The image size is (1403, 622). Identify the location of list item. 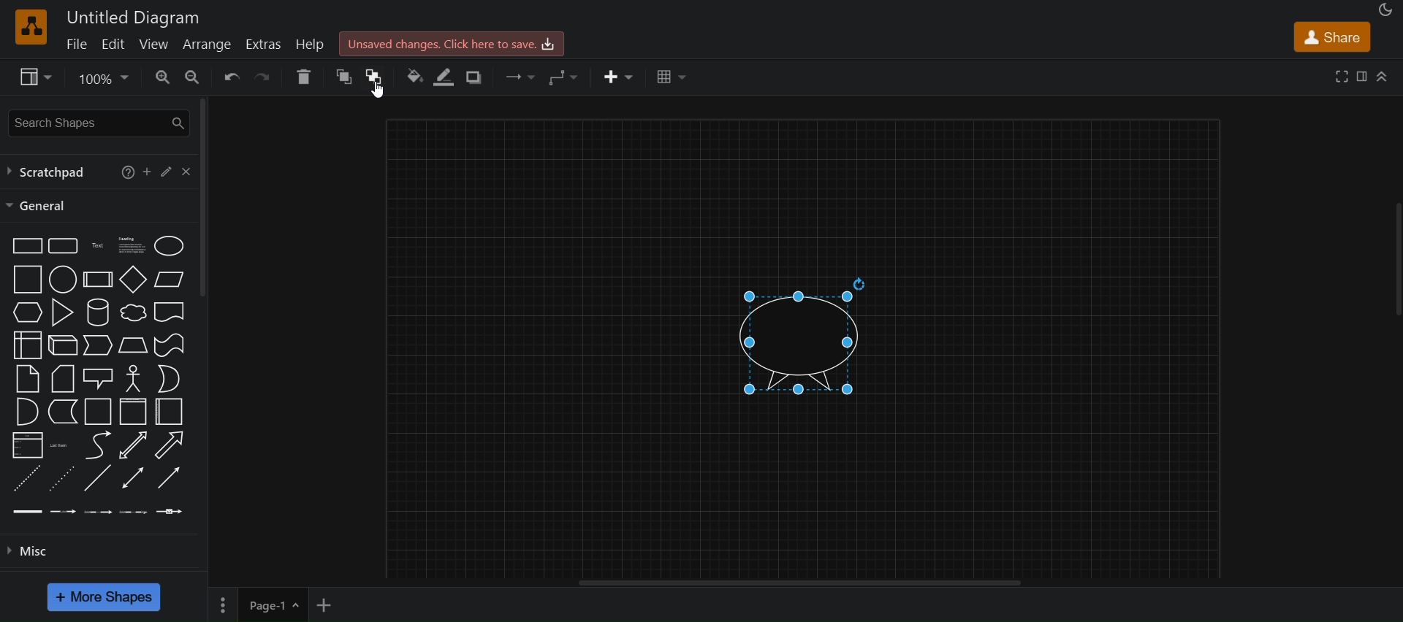
(60, 445).